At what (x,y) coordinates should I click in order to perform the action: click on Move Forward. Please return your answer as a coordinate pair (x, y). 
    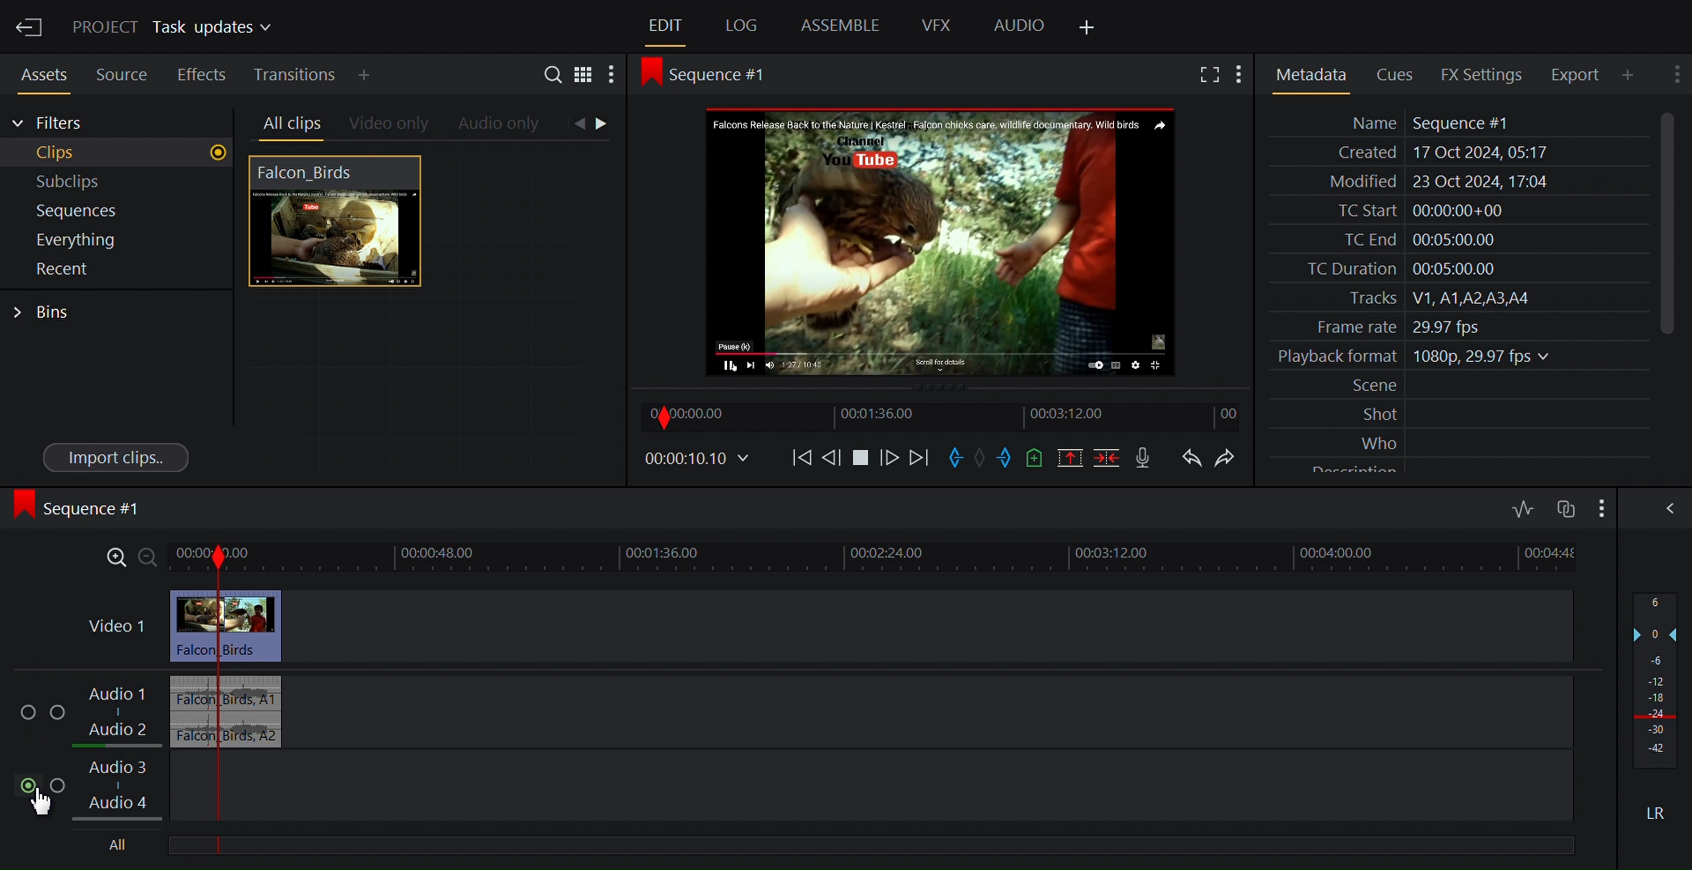
    Looking at the image, I should click on (917, 461).